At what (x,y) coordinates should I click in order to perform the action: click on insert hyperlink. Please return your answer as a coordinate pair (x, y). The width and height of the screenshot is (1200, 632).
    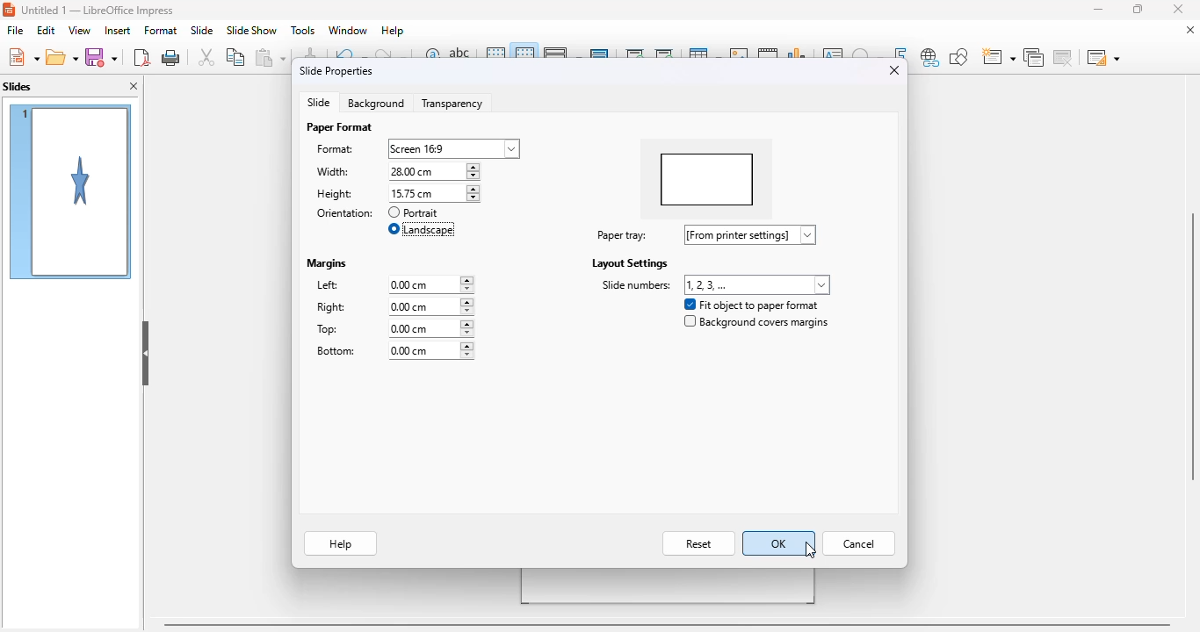
    Looking at the image, I should click on (930, 58).